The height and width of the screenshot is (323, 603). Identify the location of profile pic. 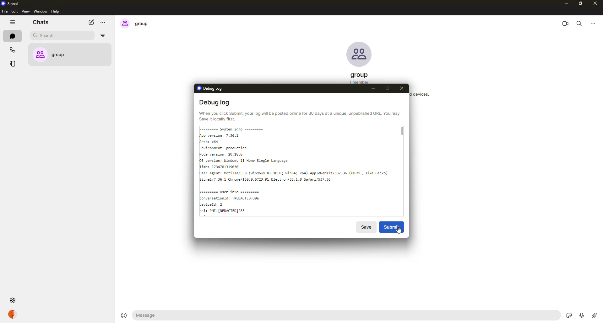
(359, 55).